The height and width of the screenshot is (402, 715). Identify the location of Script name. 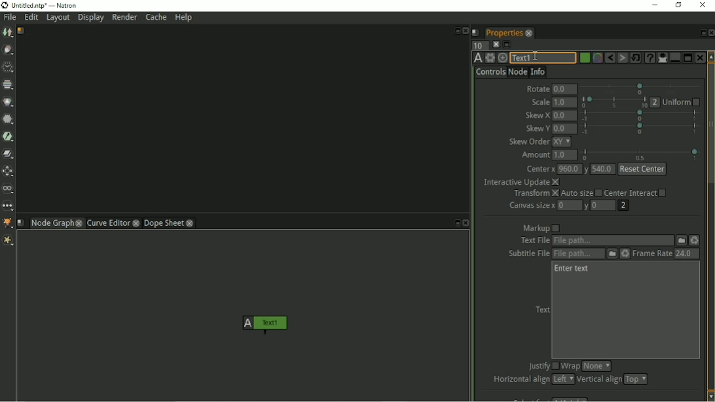
(22, 31).